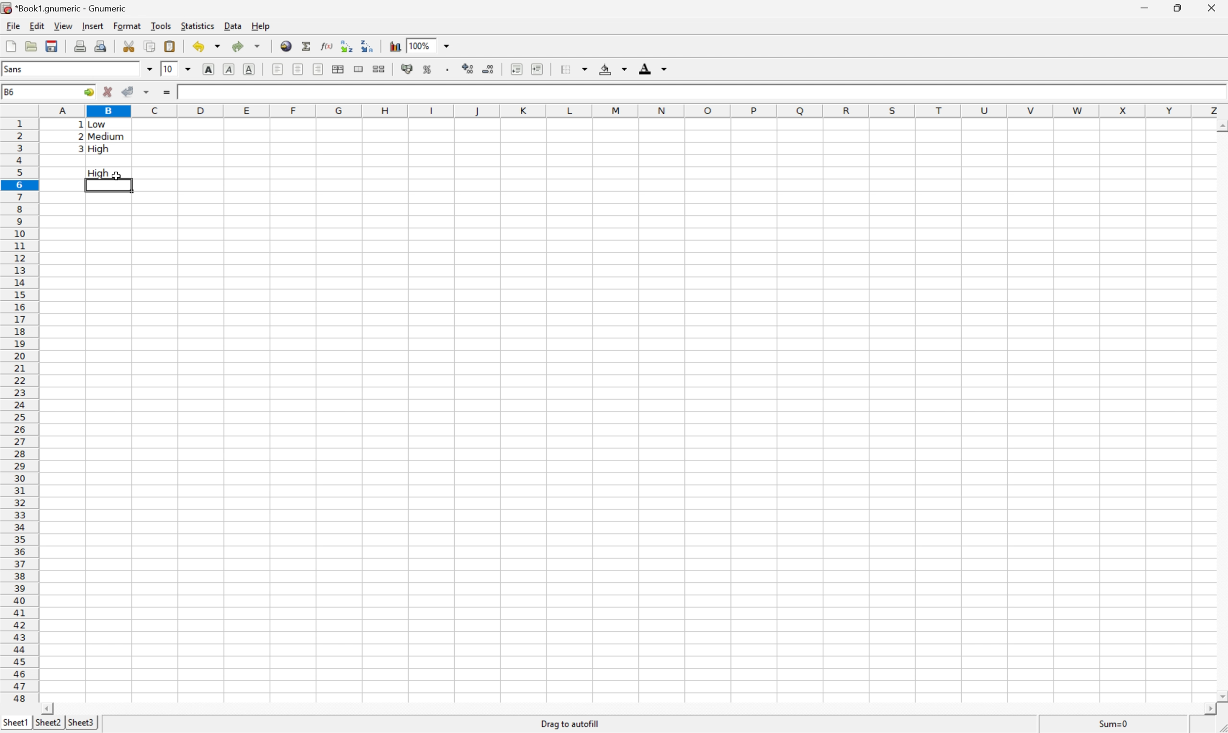 The width and height of the screenshot is (1228, 733). What do you see at coordinates (569, 724) in the screenshot?
I see `Drag To autofill` at bounding box center [569, 724].